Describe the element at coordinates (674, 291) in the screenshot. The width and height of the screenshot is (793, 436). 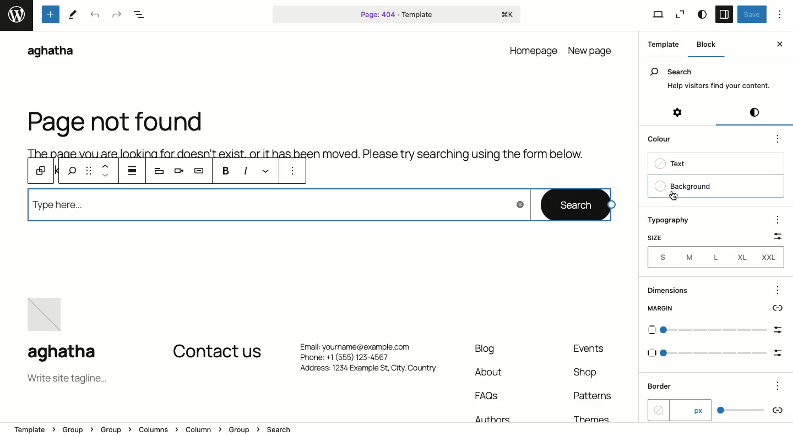
I see `Dimensions` at that location.